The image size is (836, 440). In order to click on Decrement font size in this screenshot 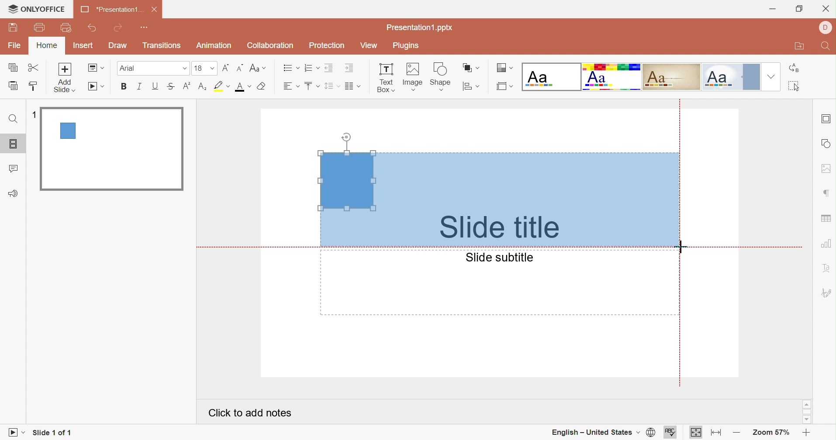, I will do `click(239, 68)`.